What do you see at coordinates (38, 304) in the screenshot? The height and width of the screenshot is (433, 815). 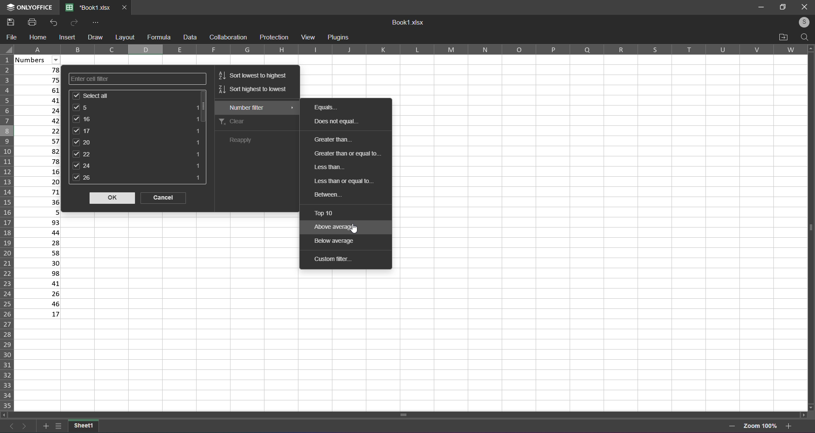 I see `46` at bounding box center [38, 304].